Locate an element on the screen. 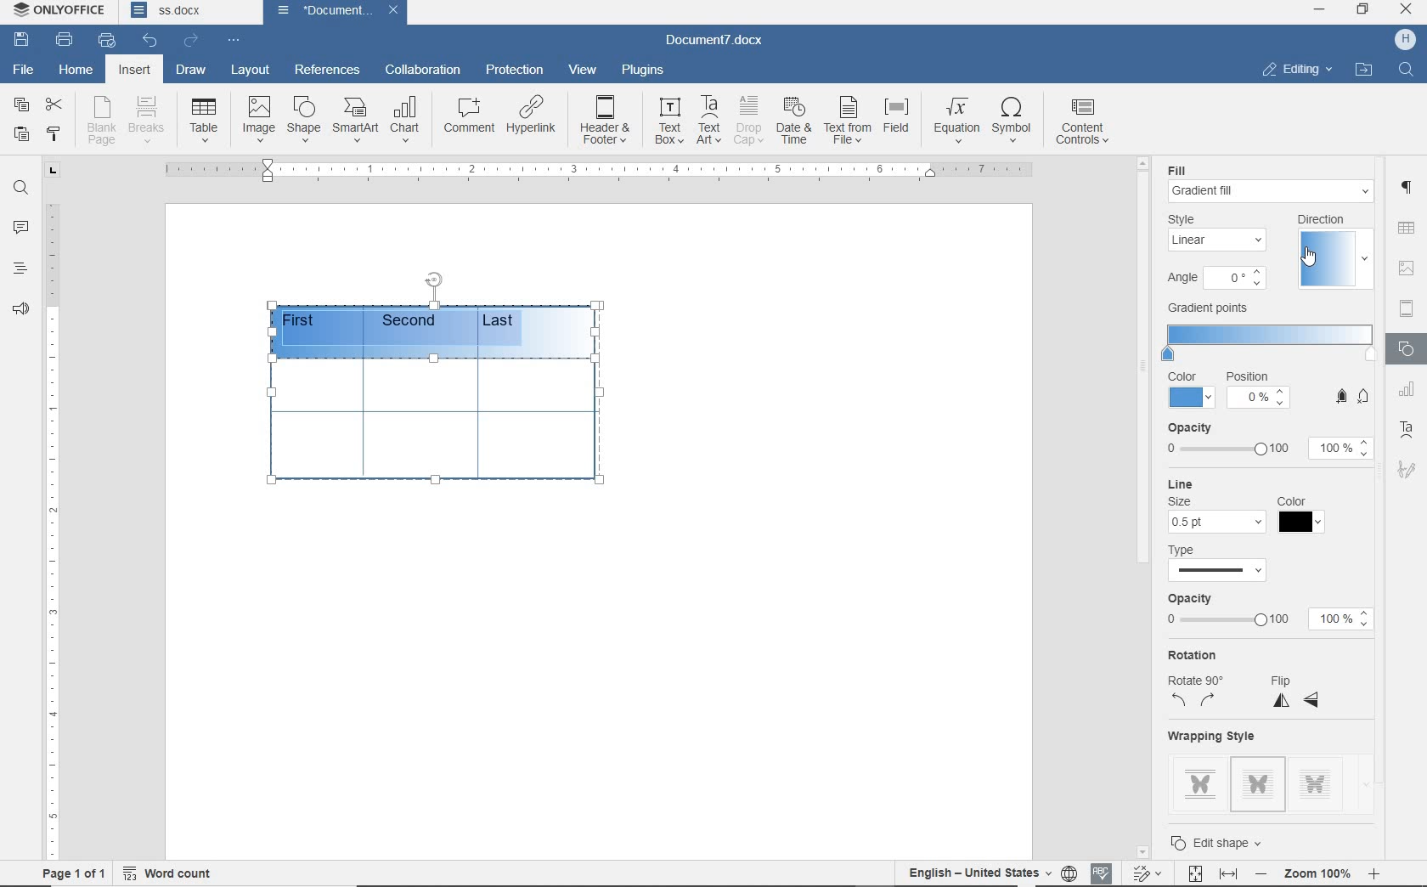  PARAGRAPH SETTINGS is located at coordinates (1407, 185).